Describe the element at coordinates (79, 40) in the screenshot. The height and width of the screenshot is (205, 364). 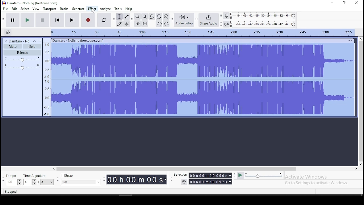
I see `` at that location.